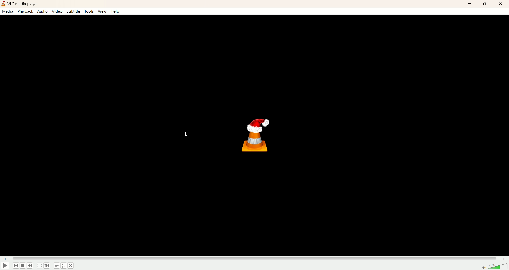 The width and height of the screenshot is (509, 270). I want to click on stop, so click(23, 265).